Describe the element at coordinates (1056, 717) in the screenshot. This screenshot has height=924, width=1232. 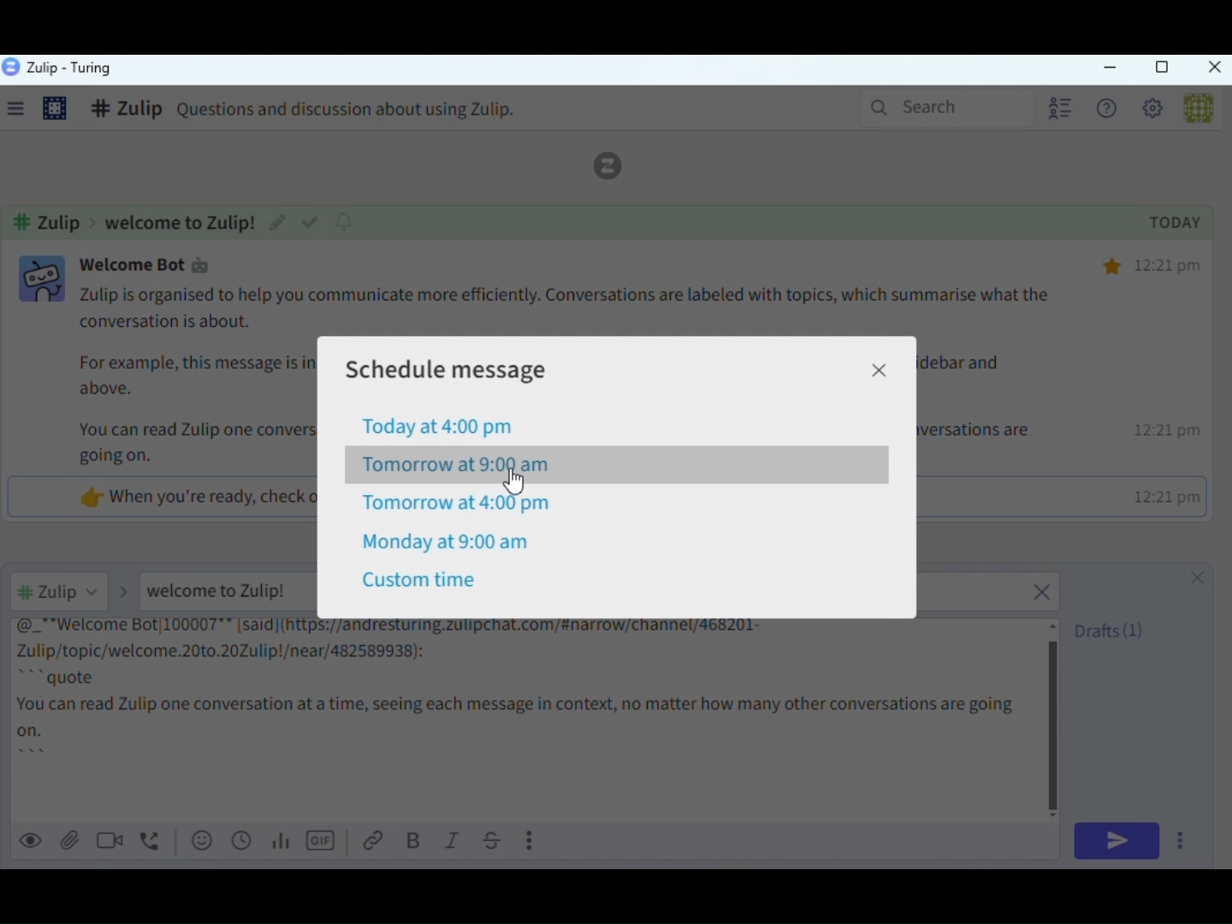
I see `vertical scroll bar` at that location.